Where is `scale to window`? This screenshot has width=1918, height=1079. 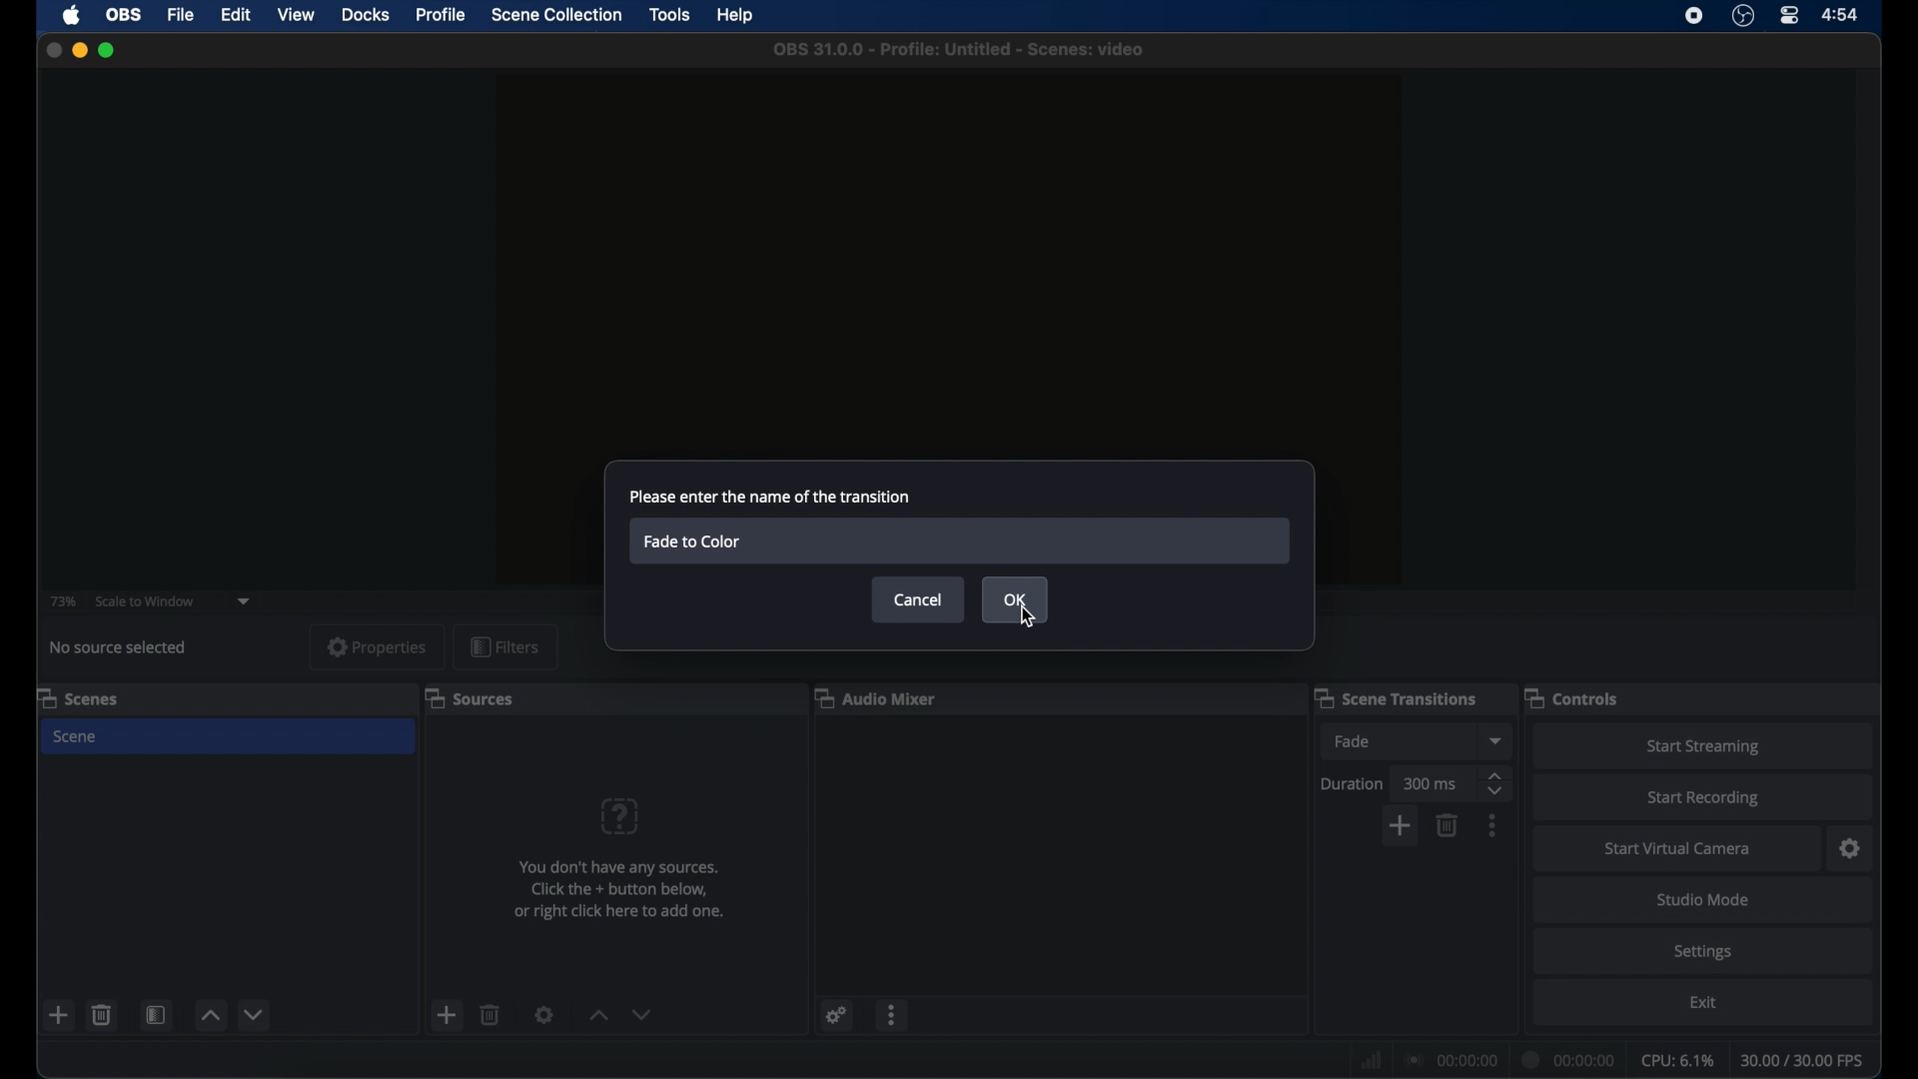
scale to window is located at coordinates (146, 602).